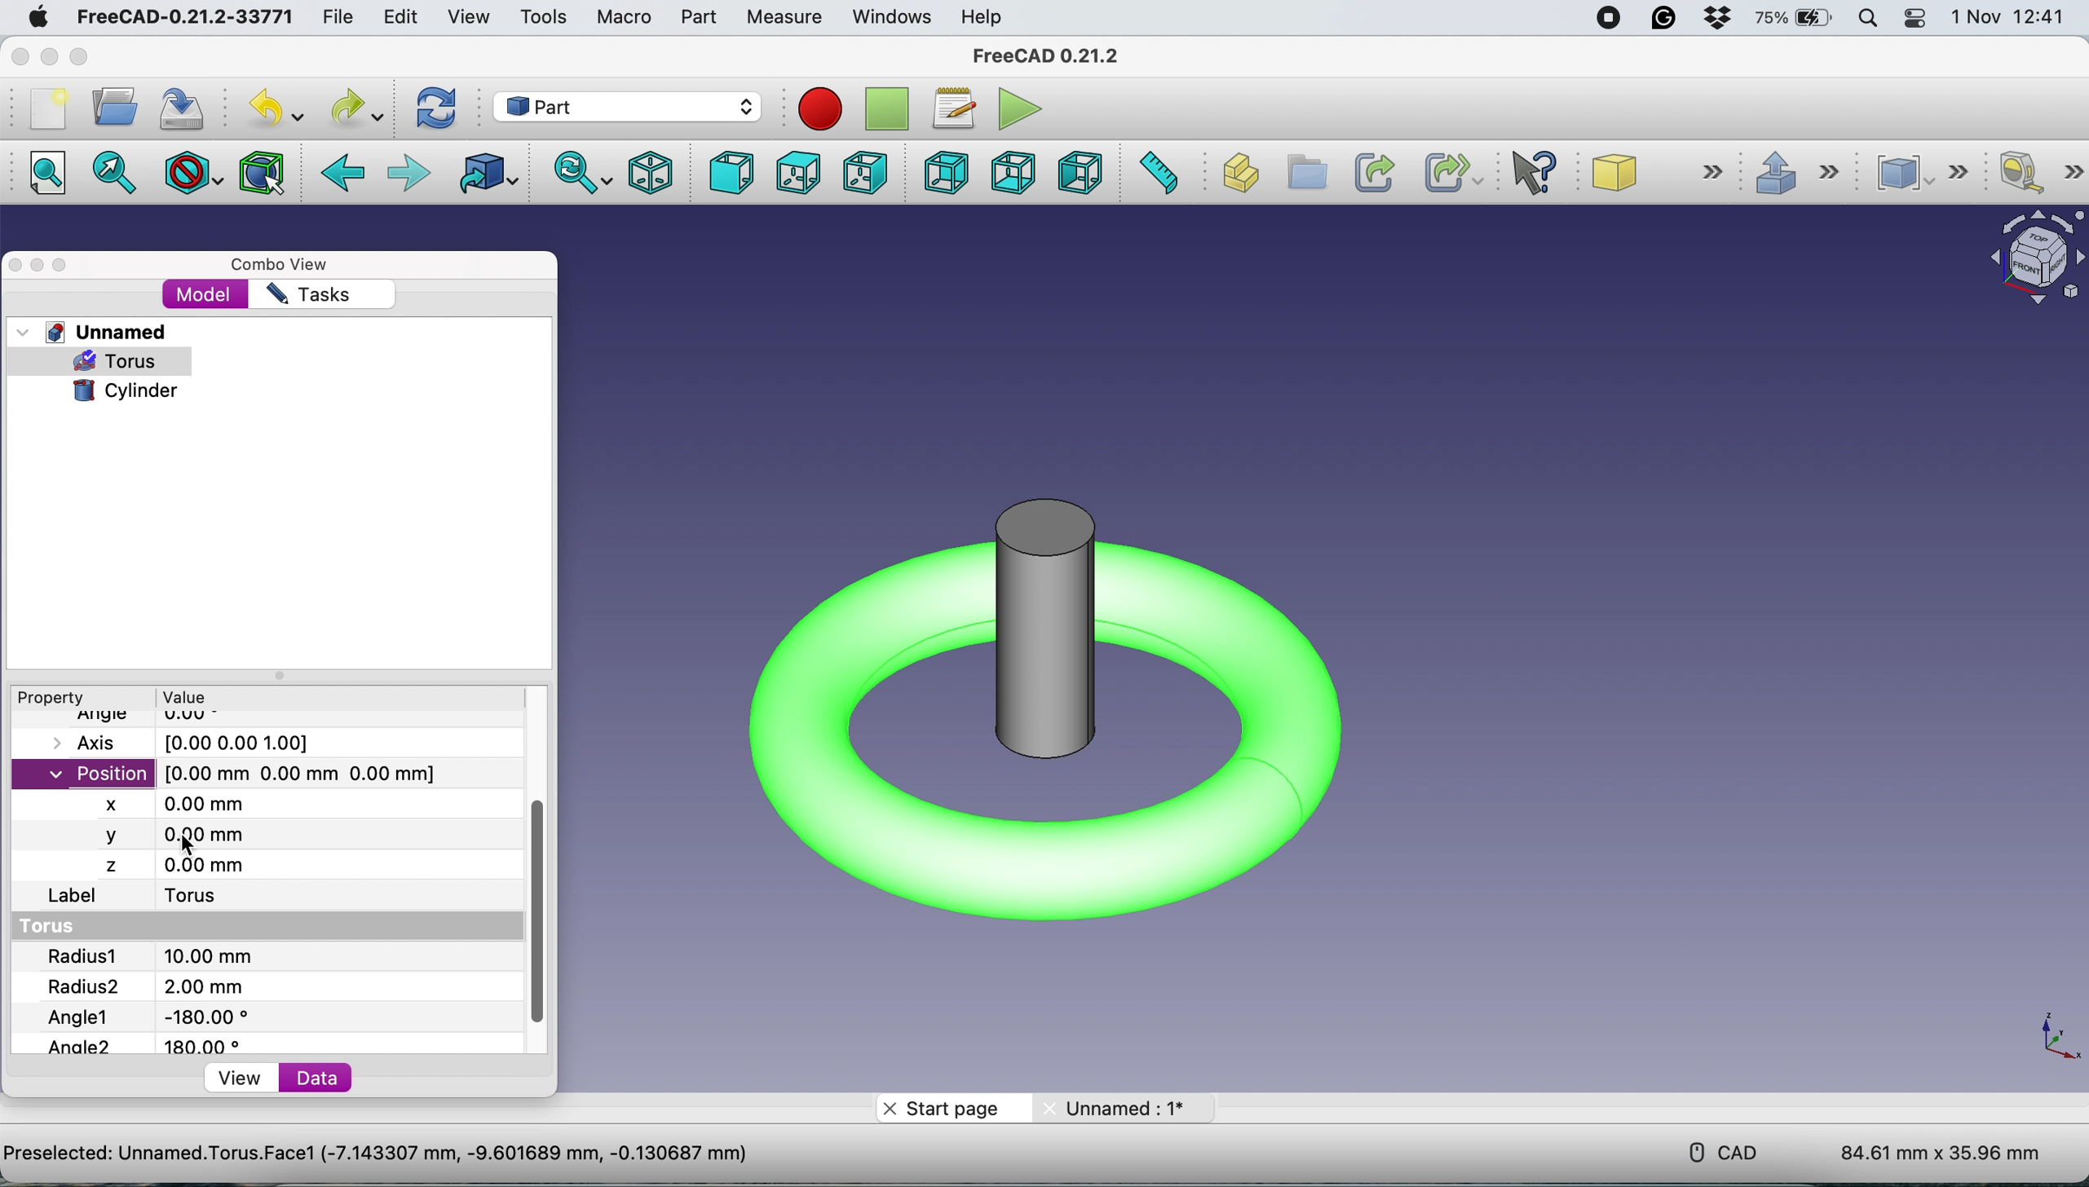 This screenshot has width=2089, height=1187. Describe the element at coordinates (1045, 55) in the screenshot. I see `freecad` at that location.